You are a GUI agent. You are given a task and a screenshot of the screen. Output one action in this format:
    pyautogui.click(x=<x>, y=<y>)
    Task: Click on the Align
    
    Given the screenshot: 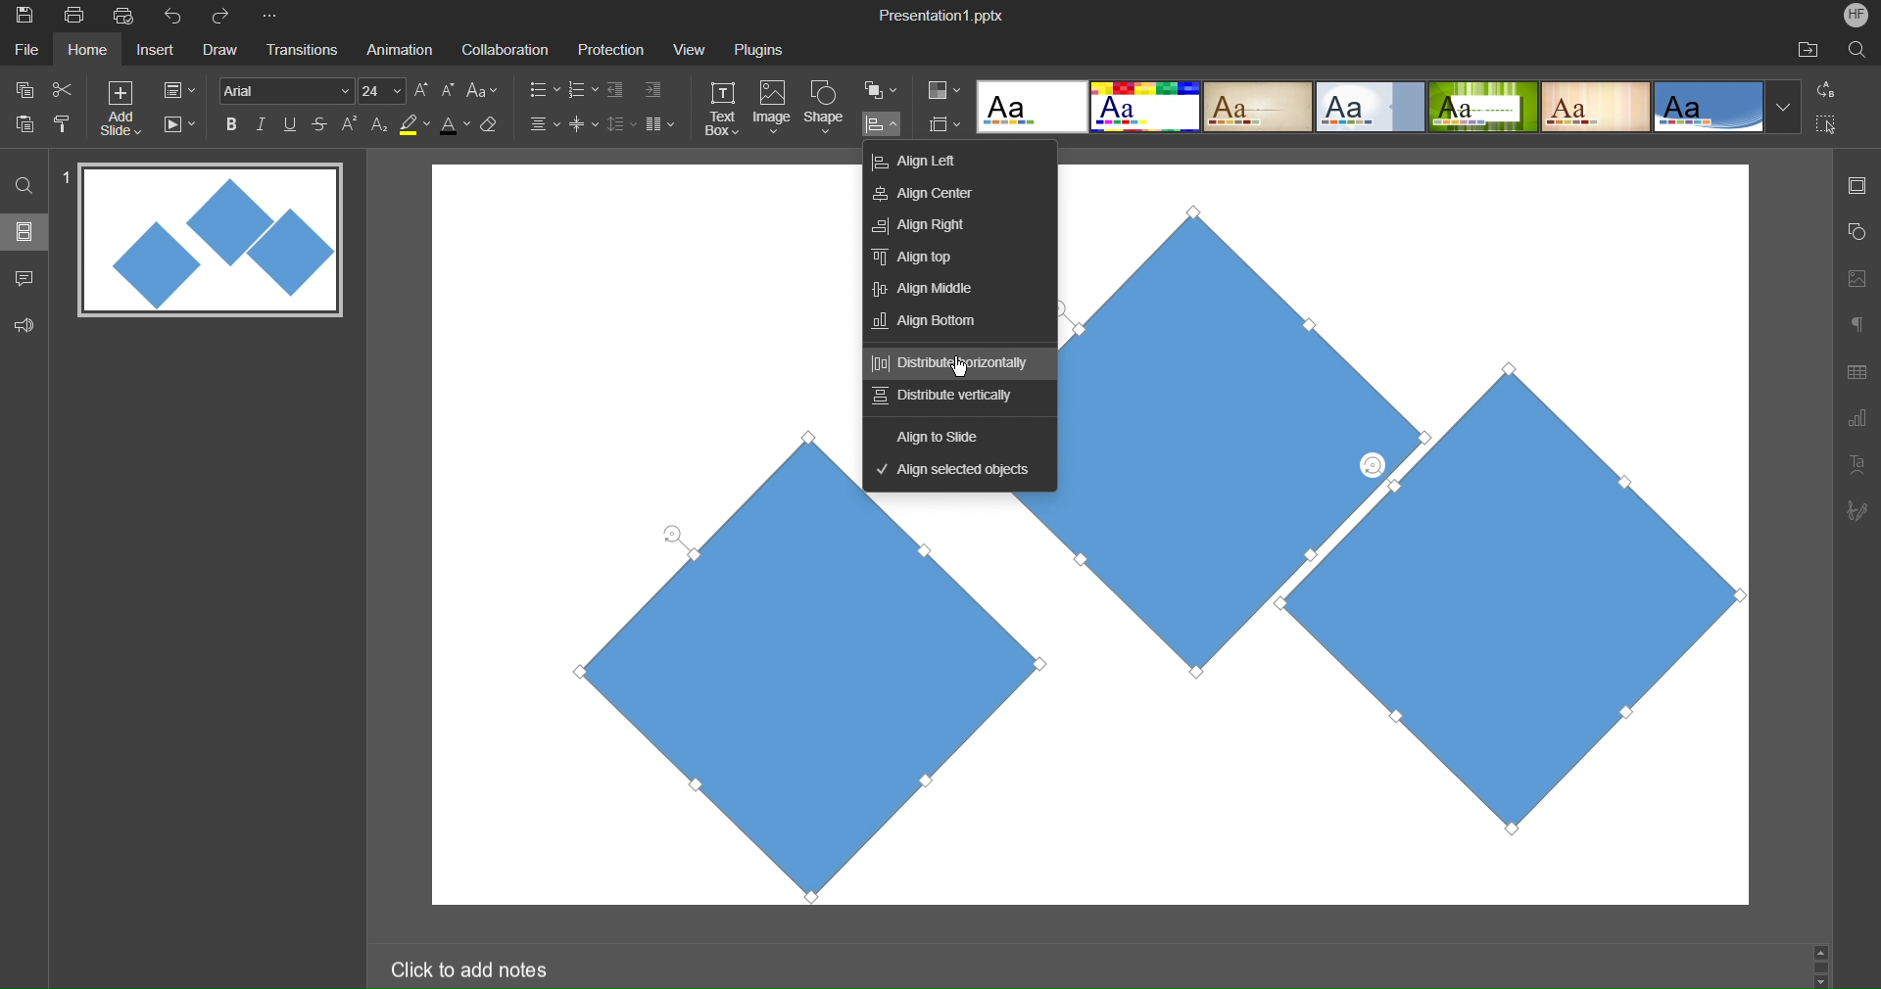 What is the action you would take?
    pyautogui.click(x=881, y=124)
    